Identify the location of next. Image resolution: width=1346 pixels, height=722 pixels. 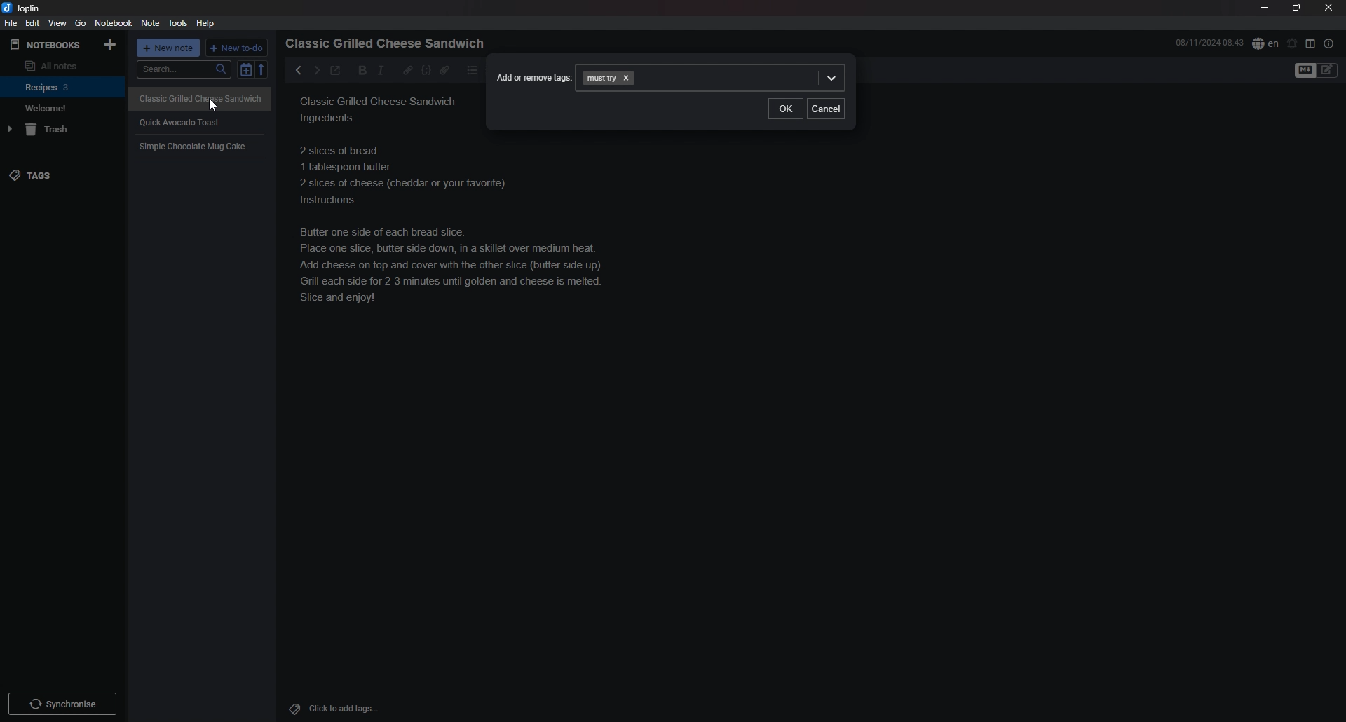
(315, 70).